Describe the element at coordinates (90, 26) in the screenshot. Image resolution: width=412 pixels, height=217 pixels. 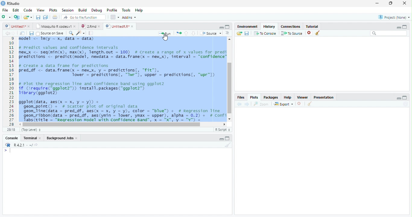
I see `2 Rmd` at that location.